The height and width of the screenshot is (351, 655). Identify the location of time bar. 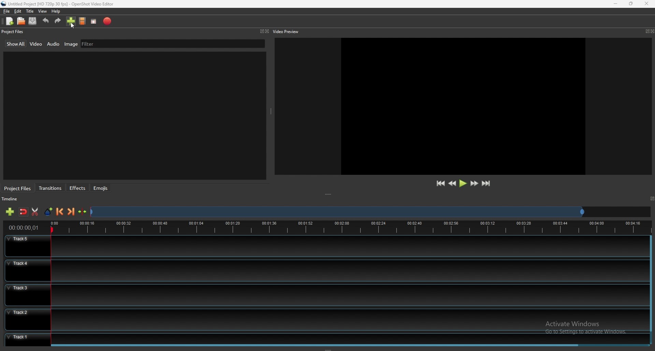
(349, 227).